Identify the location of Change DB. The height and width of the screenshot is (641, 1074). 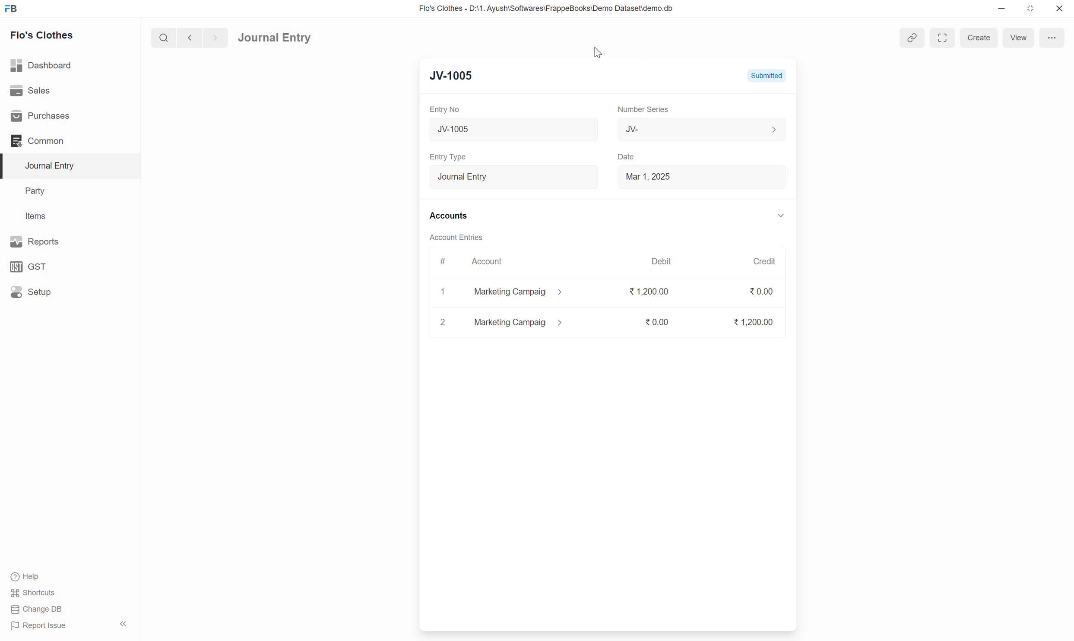
(36, 609).